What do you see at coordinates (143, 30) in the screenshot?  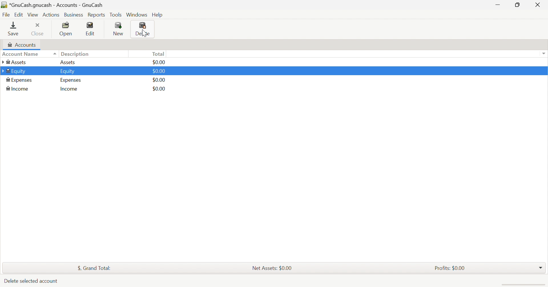 I see `Delete` at bounding box center [143, 30].